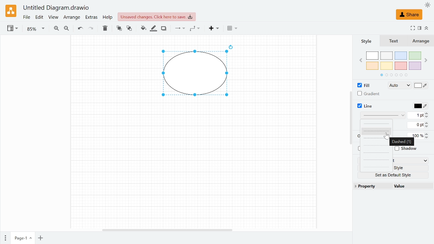 This screenshot has width=434, height=244. I want to click on Solid, so click(377, 124).